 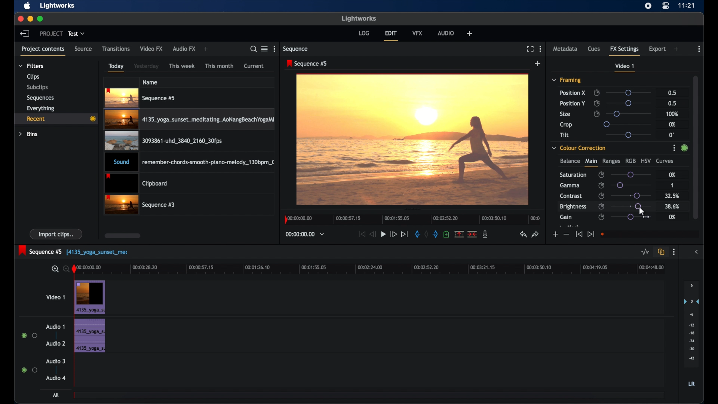 I want to click on jump to end, so click(x=404, y=234).